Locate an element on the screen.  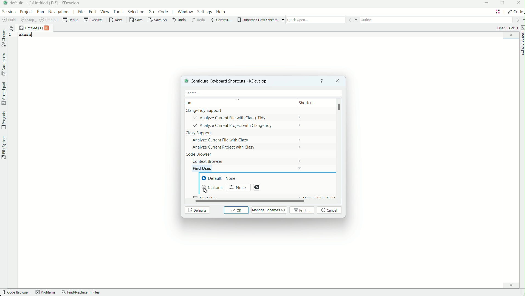
close window is located at coordinates (337, 81).